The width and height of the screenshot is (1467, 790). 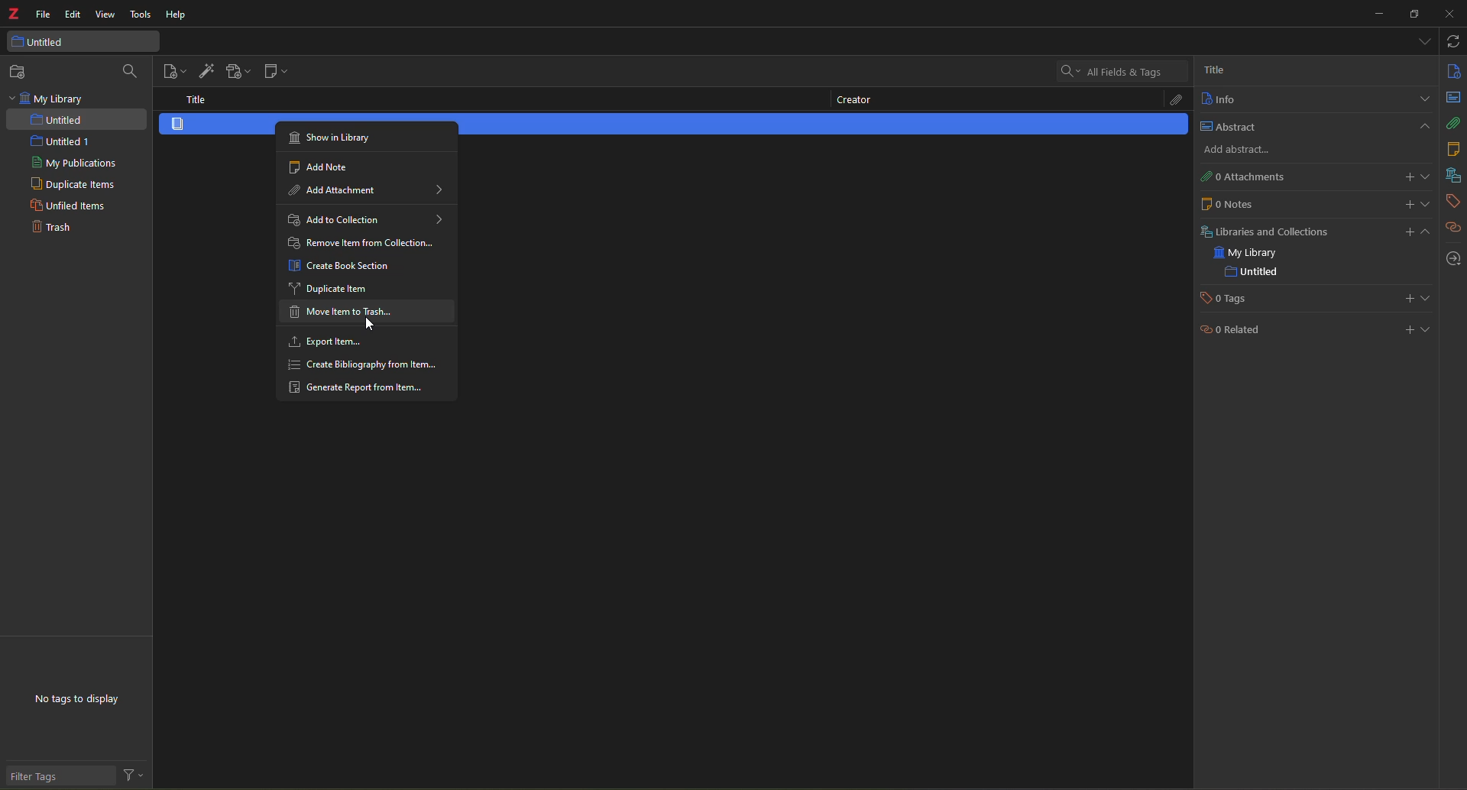 I want to click on actions, so click(x=134, y=776).